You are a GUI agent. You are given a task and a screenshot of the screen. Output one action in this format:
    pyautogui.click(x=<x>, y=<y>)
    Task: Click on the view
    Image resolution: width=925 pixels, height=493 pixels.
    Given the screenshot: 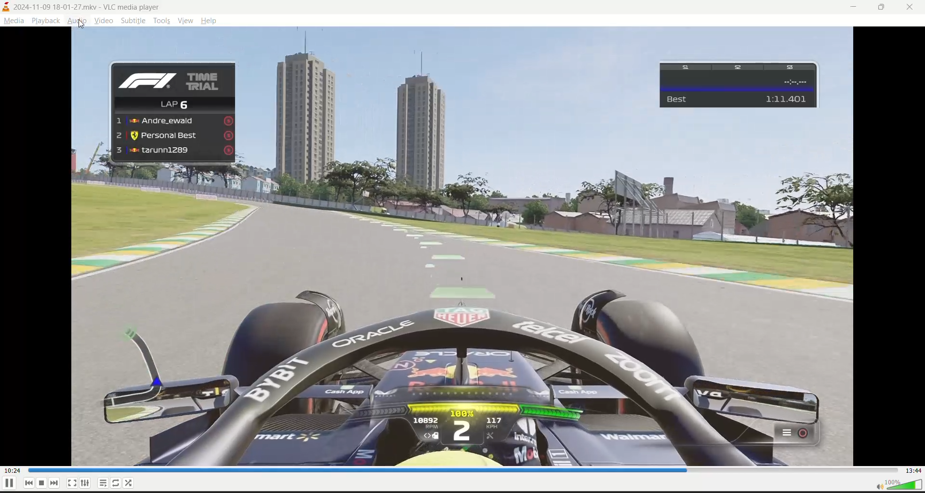 What is the action you would take?
    pyautogui.click(x=185, y=21)
    